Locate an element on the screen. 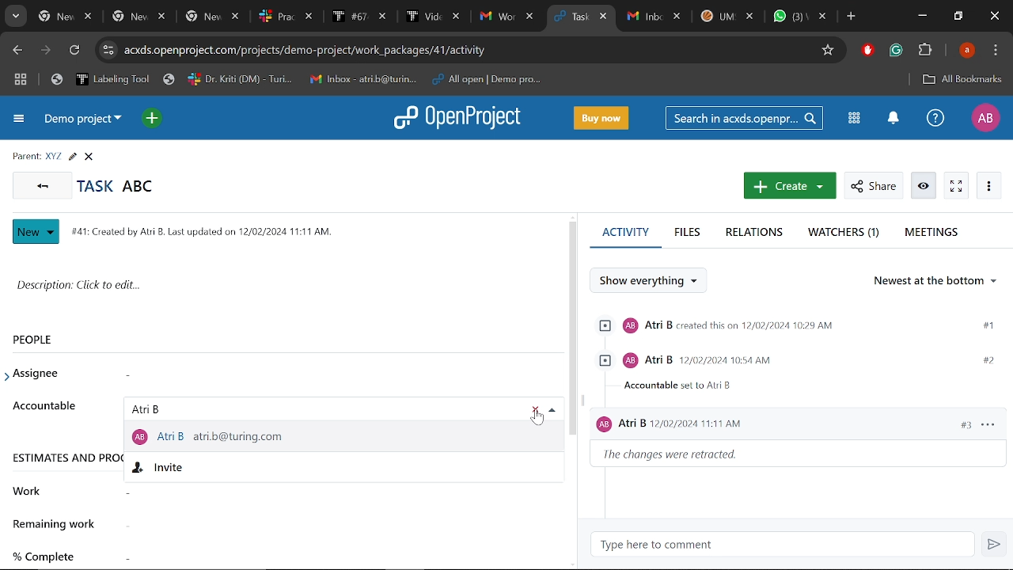 The width and height of the screenshot is (1013, 570). Modules is located at coordinates (852, 117).